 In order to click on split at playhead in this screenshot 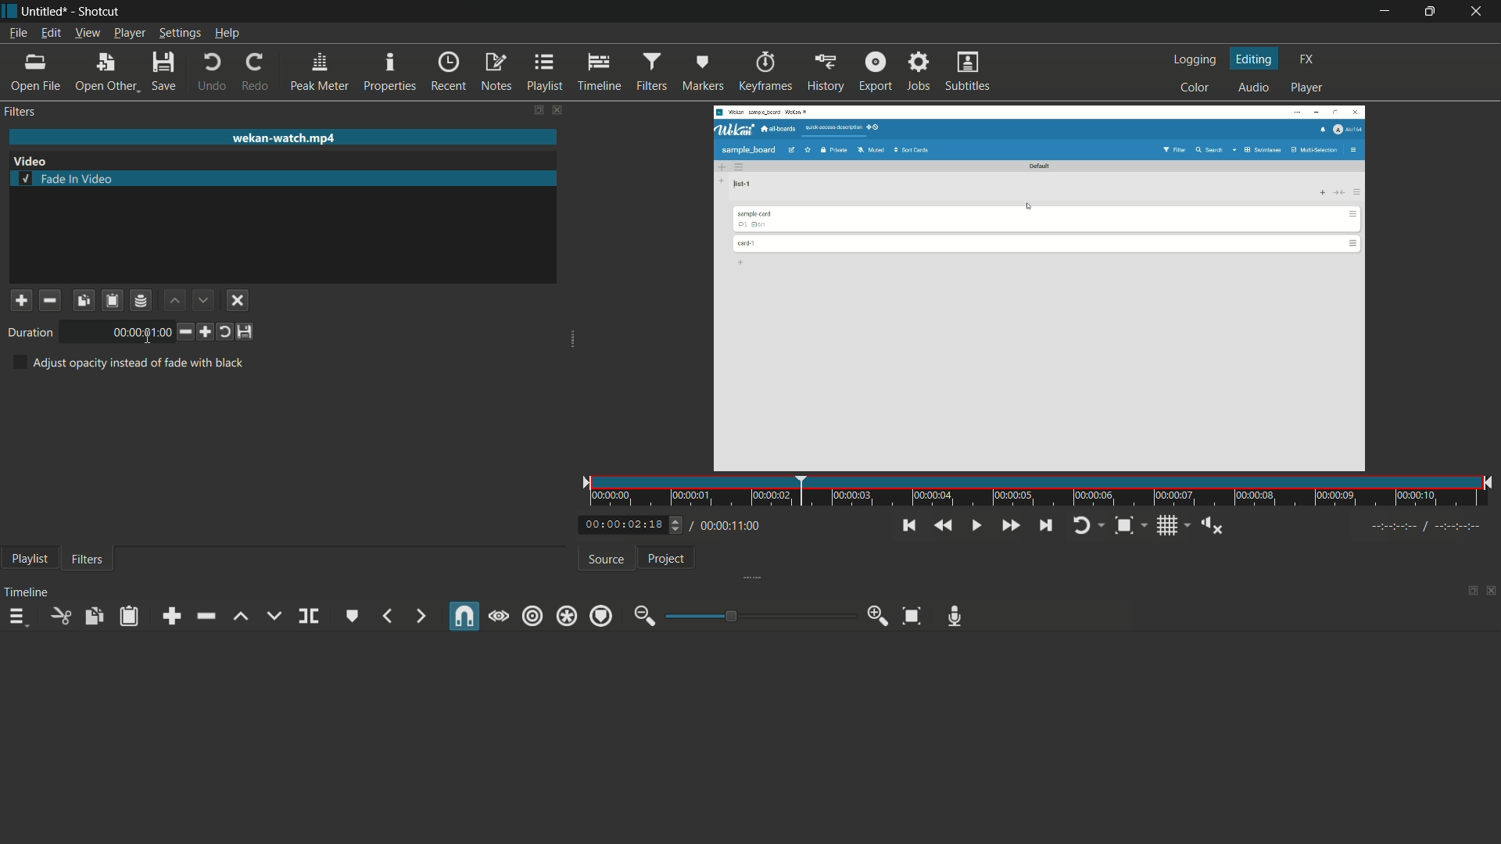, I will do `click(309, 617)`.